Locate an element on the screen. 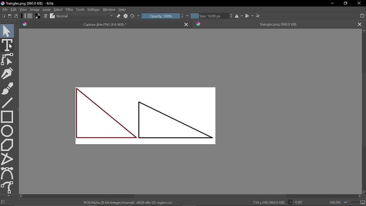  Layer is located at coordinates (47, 10).